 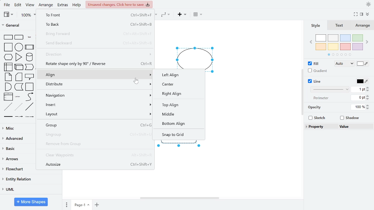 I want to click on clear waypoints, so click(x=96, y=155).